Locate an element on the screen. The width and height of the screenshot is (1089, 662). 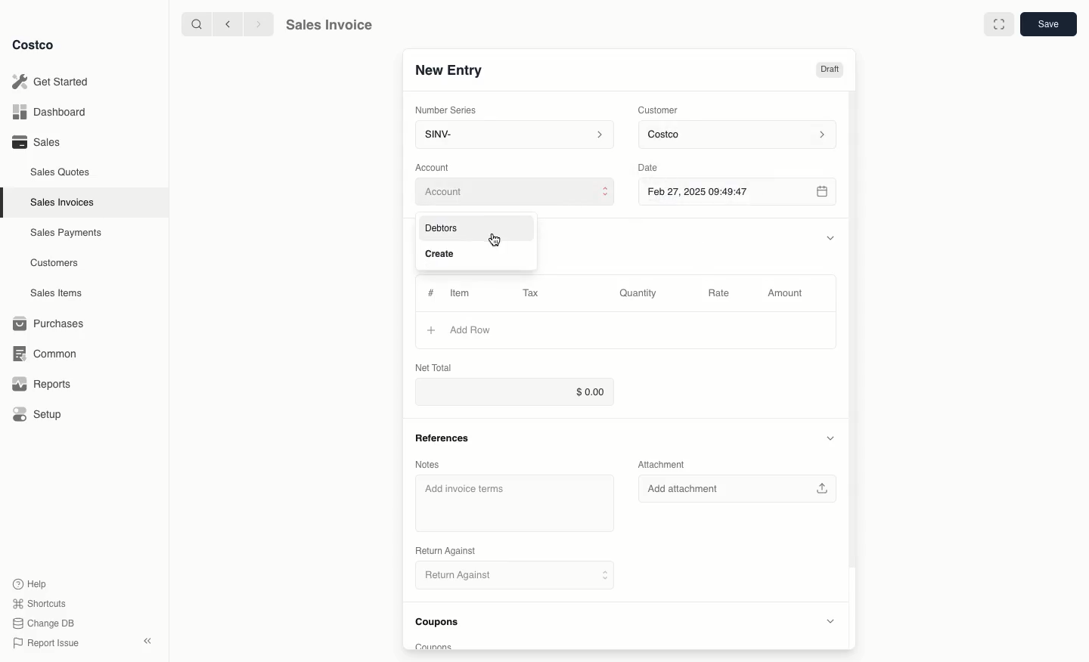
Report Issue is located at coordinates (46, 643).